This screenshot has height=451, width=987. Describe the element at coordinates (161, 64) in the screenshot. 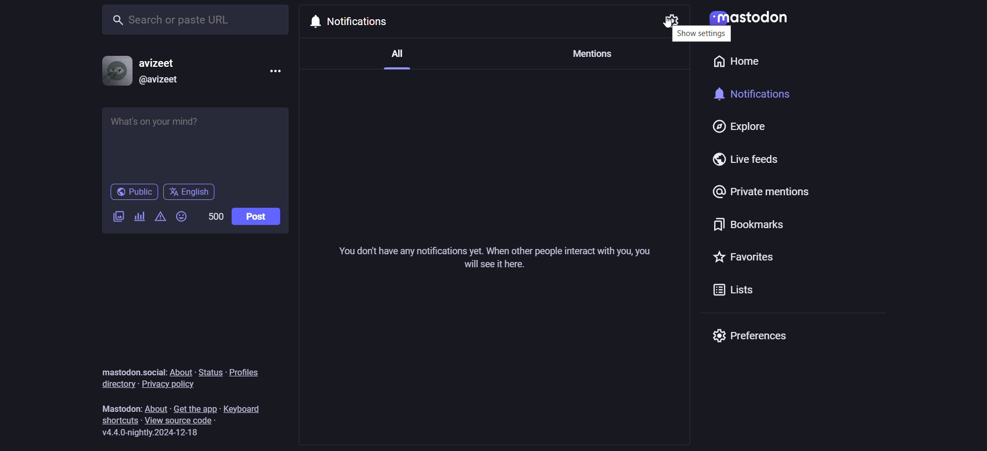

I see `avizeet` at that location.